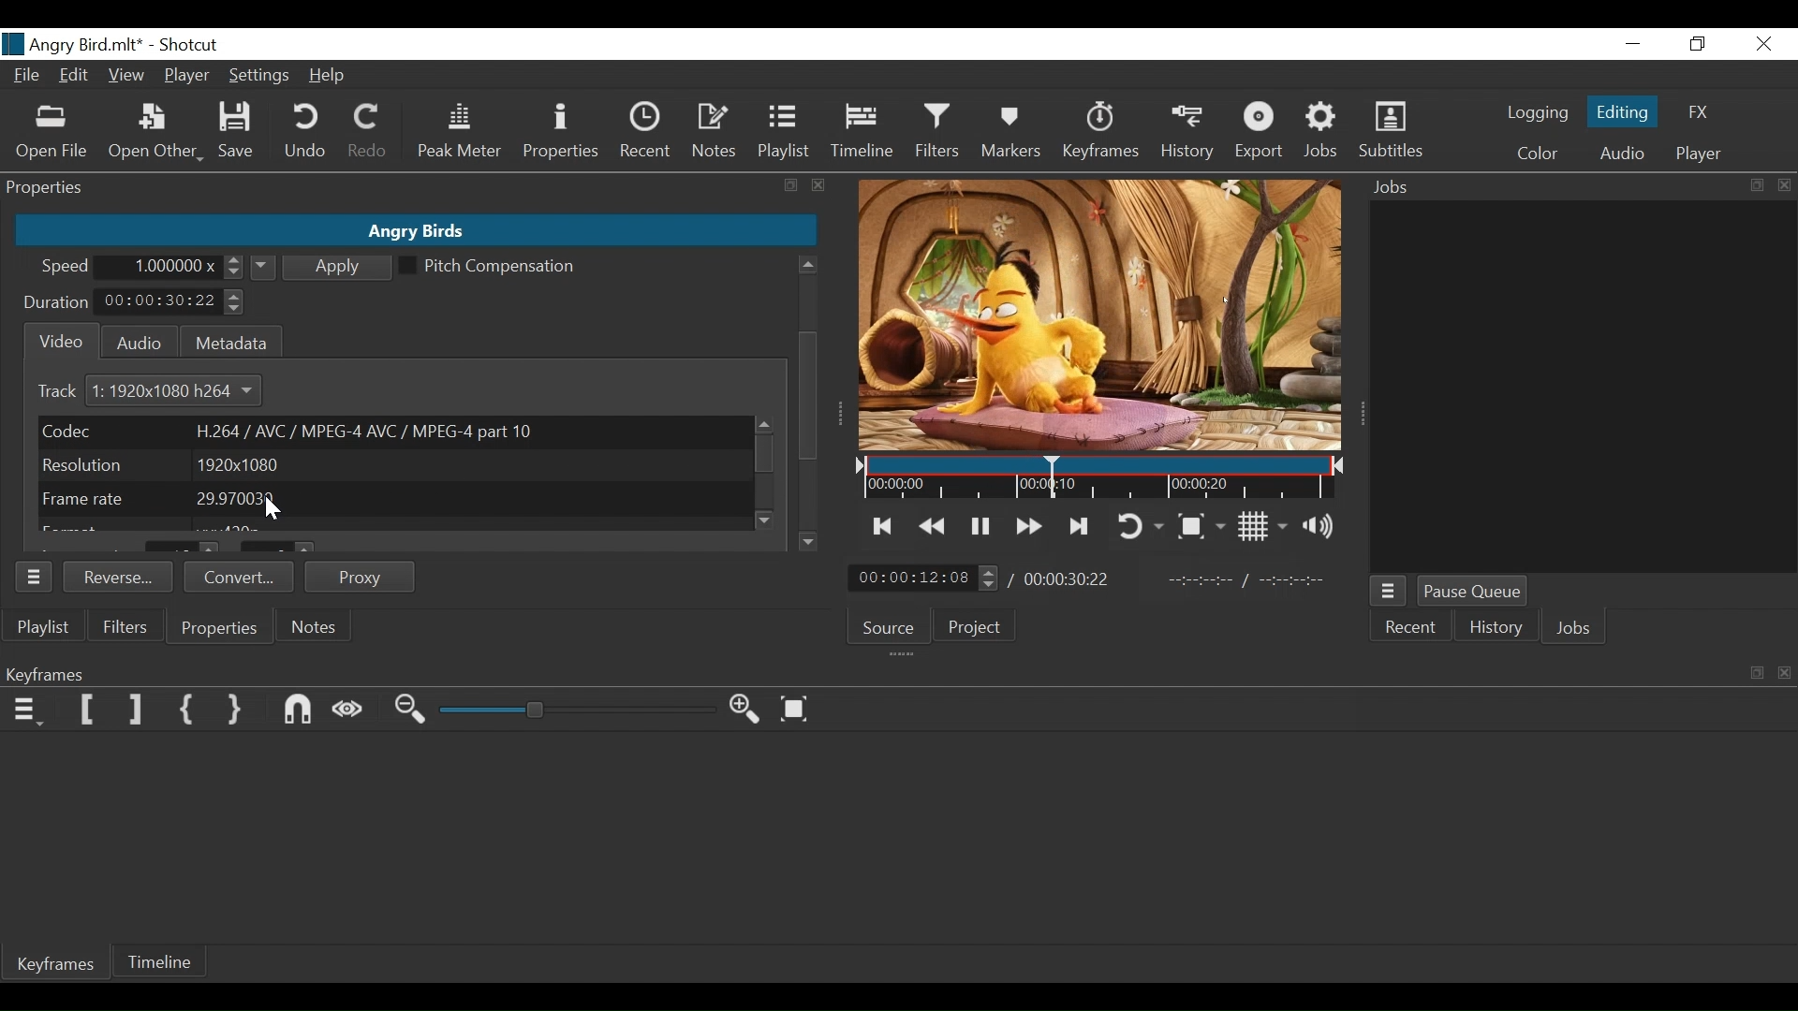  Describe the element at coordinates (122, 626) in the screenshot. I see `Filters` at that location.